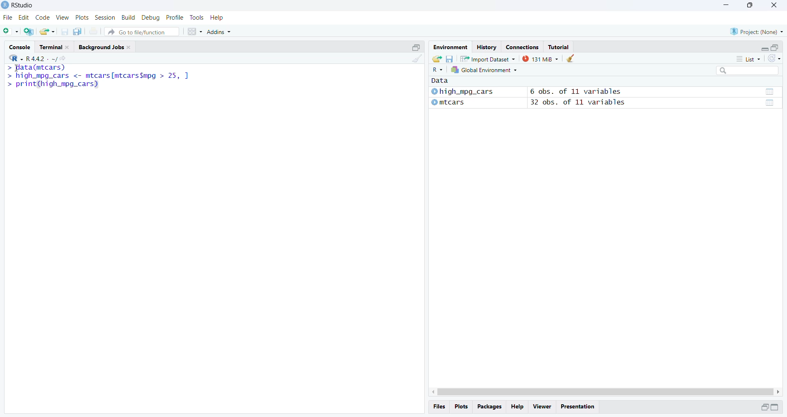 The height and width of the screenshot is (417, 787). I want to click on Import Dataset, so click(487, 59).